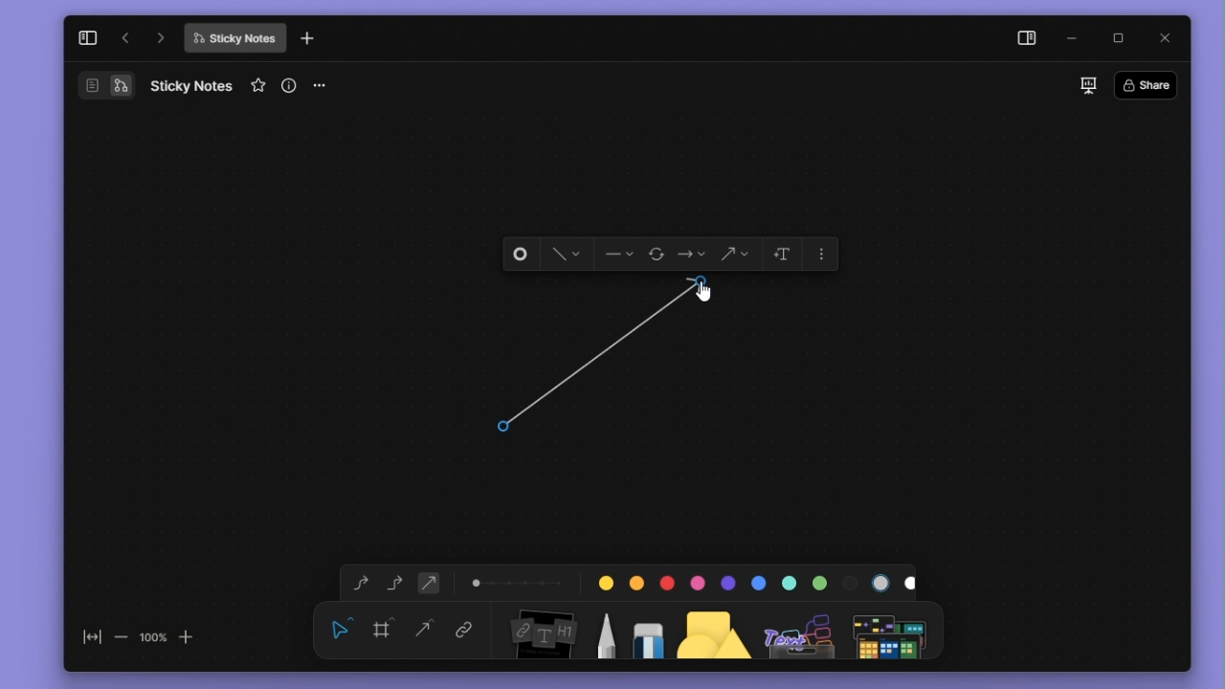 This screenshot has width=1225, height=689. Describe the element at coordinates (395, 581) in the screenshot. I see `elbowed` at that location.